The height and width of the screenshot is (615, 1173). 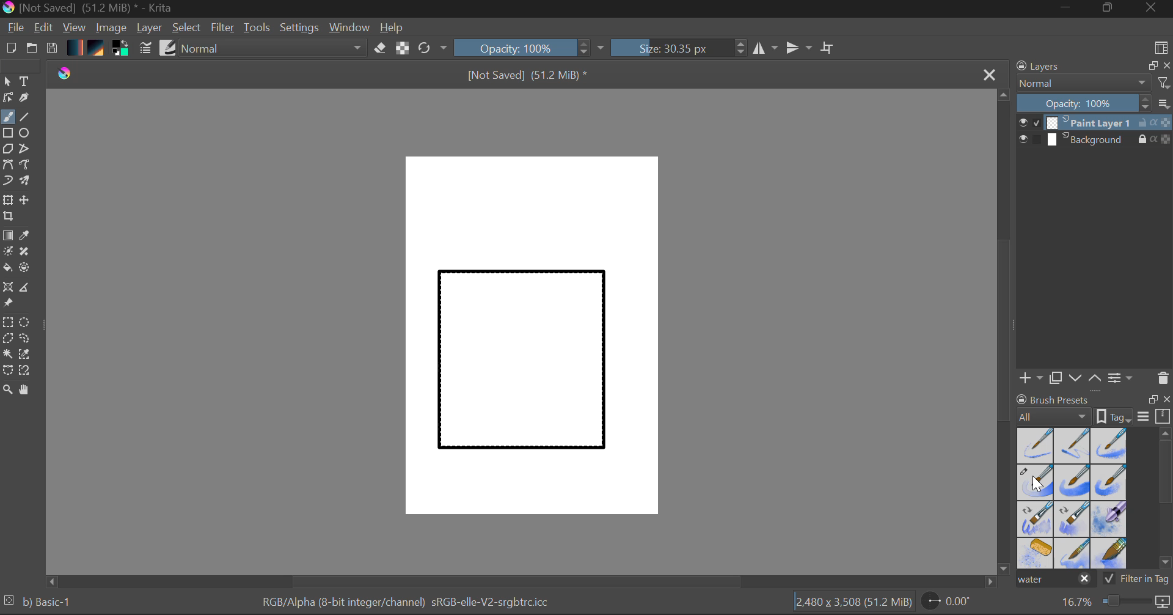 I want to click on Water C - Wet Pattern, so click(x=1108, y=446).